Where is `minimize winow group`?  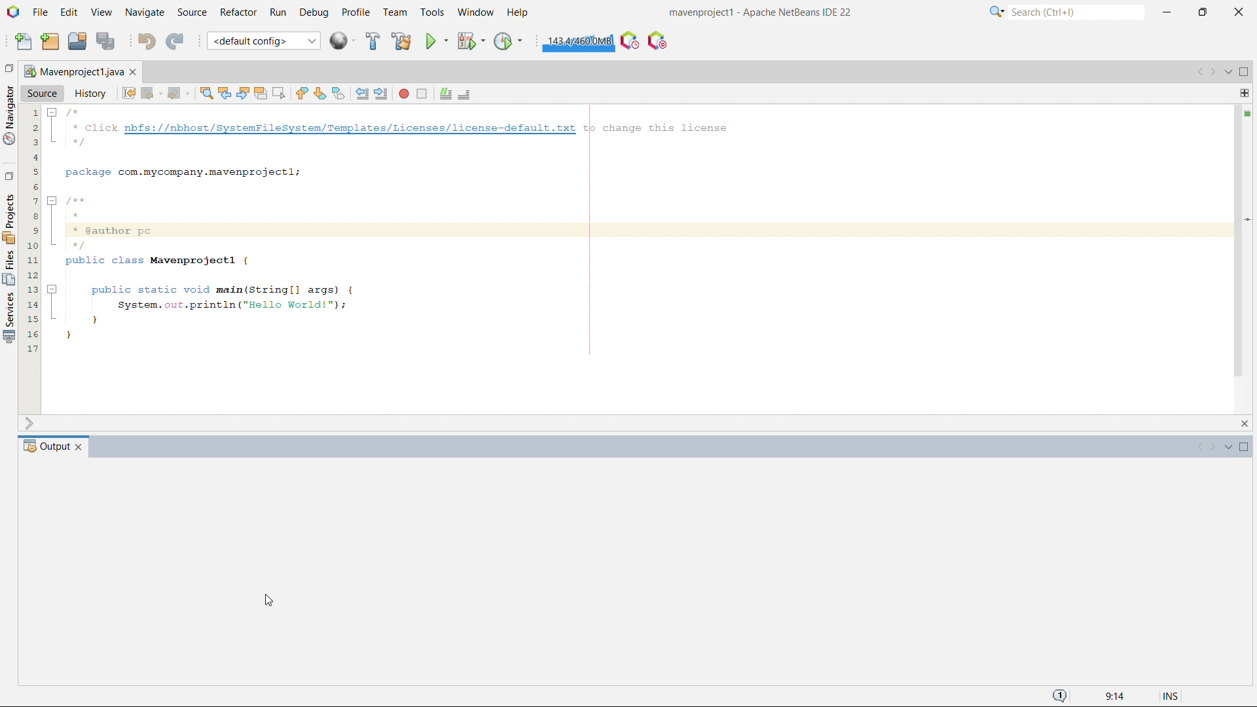
minimize winow group is located at coordinates (1247, 73).